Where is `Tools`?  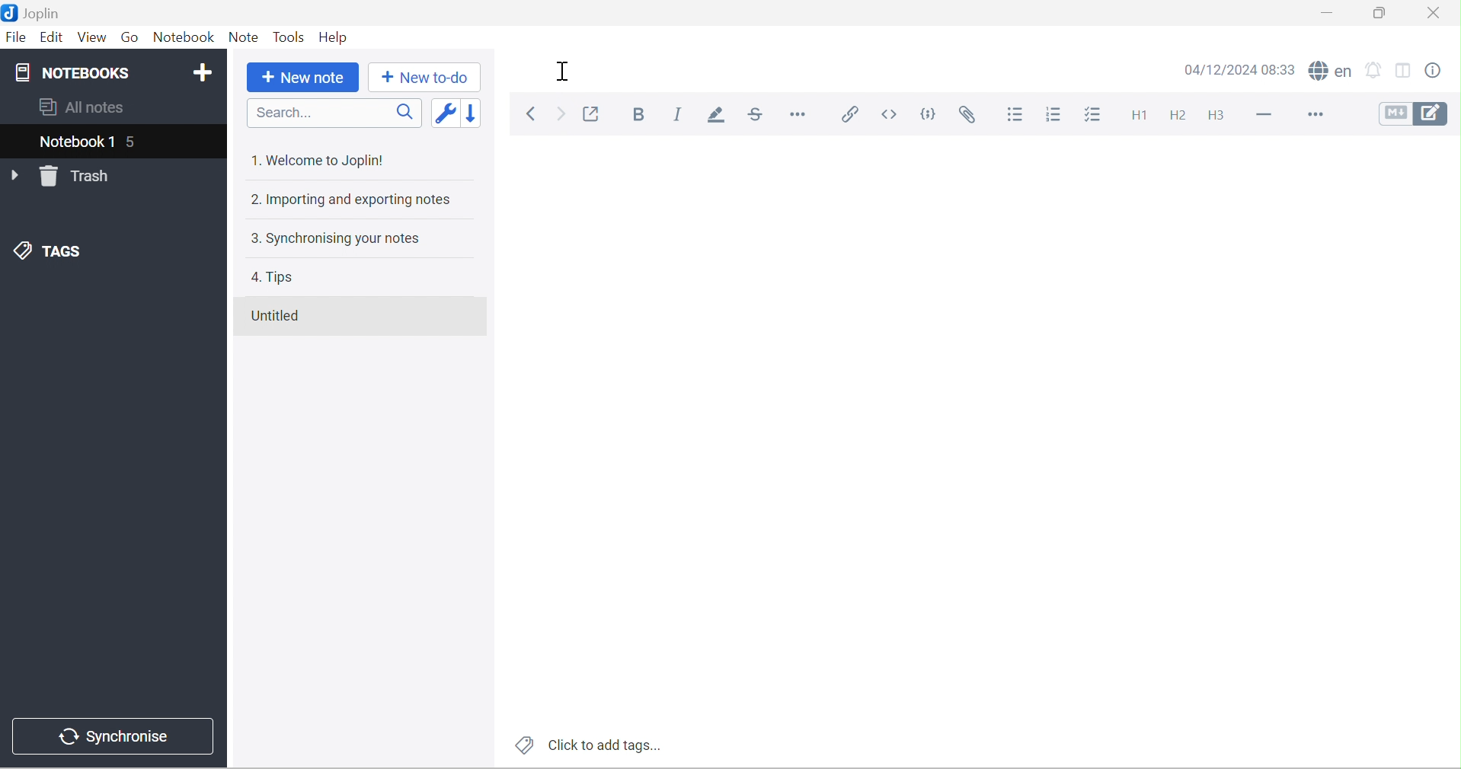
Tools is located at coordinates (290, 37).